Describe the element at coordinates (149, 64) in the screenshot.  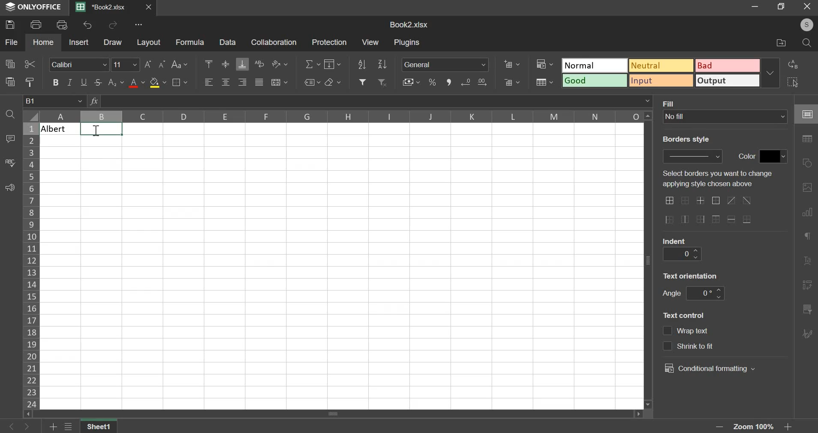
I see `font size increase` at that location.